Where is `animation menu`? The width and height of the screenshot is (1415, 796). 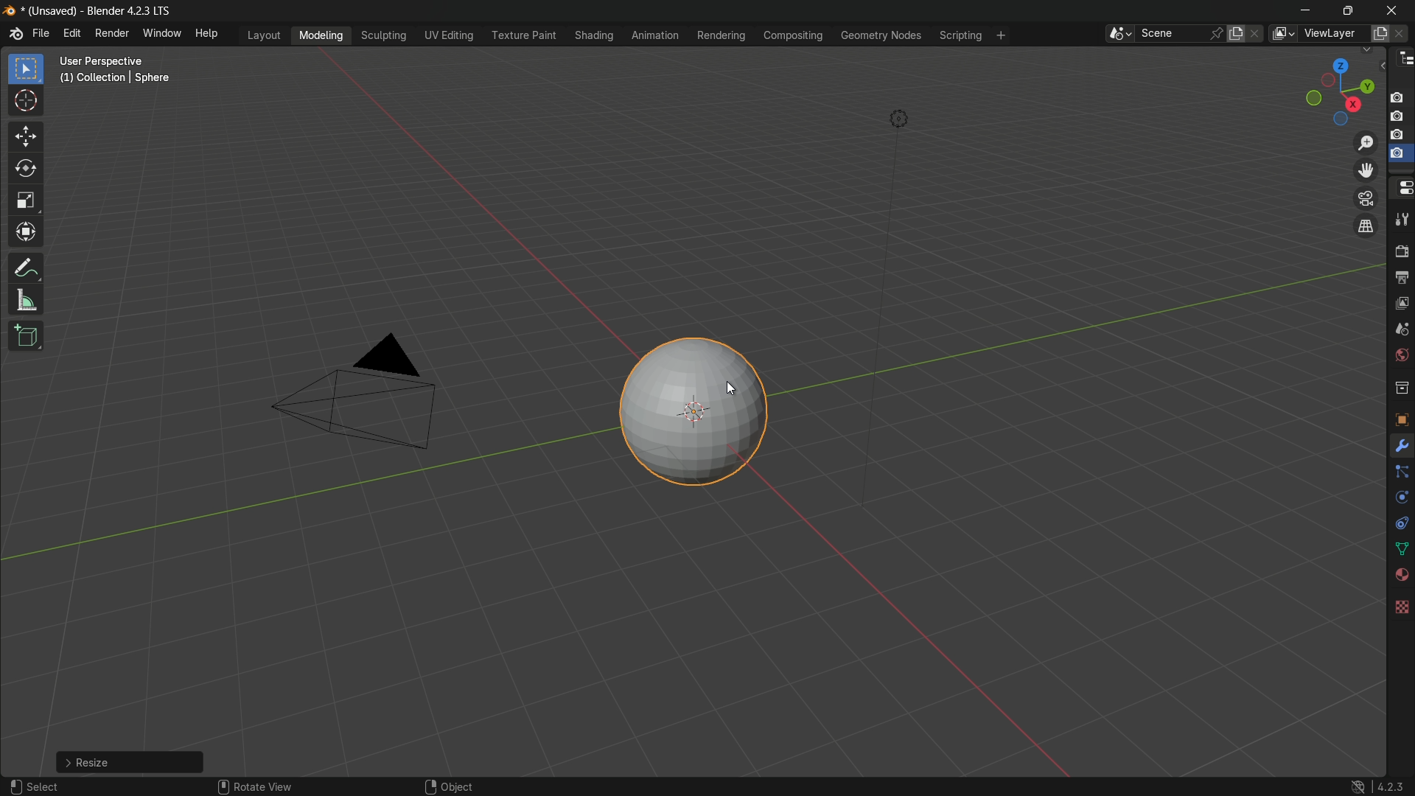
animation menu is located at coordinates (653, 35).